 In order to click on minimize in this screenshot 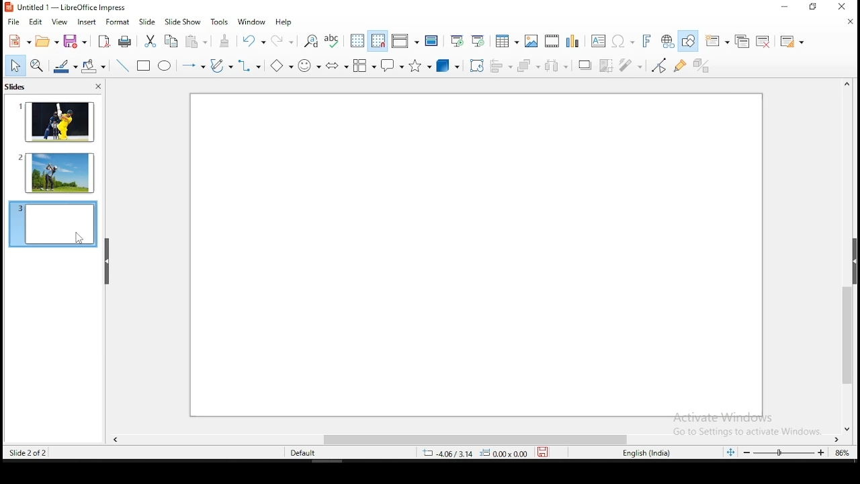, I will do `click(787, 7)`.